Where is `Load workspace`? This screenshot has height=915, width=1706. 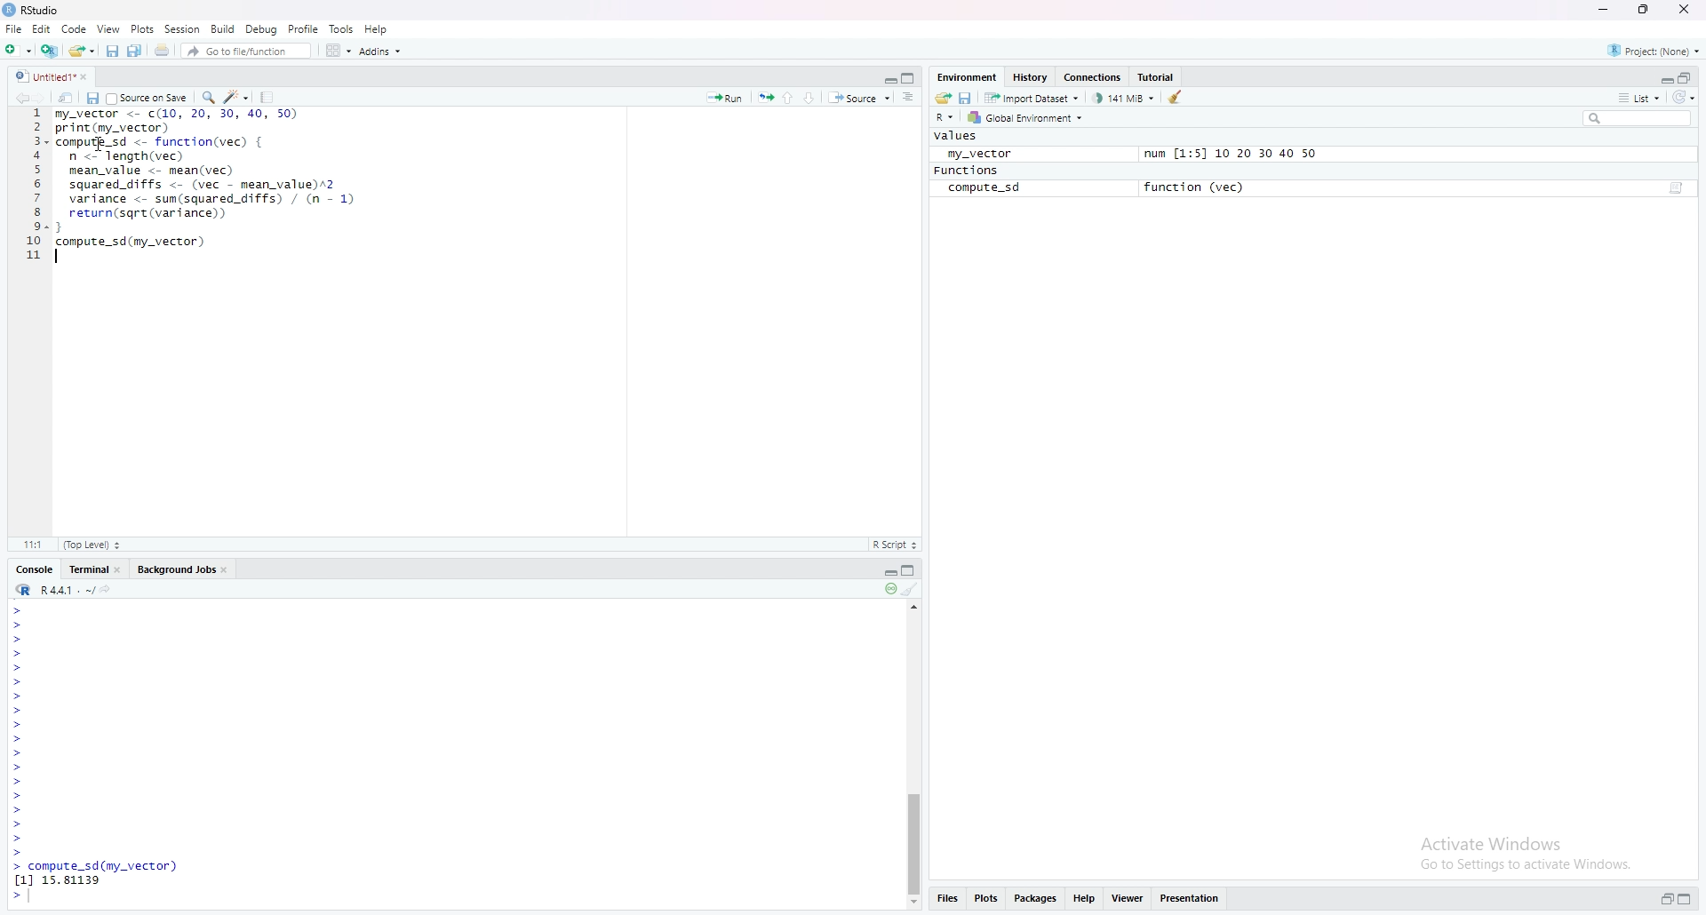
Load workspace is located at coordinates (944, 97).